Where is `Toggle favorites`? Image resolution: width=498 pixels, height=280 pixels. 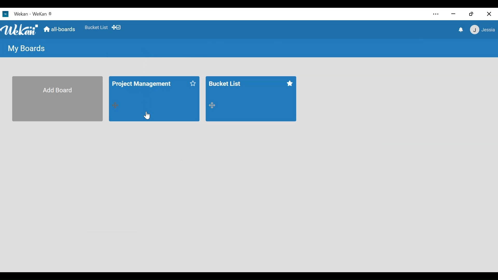
Toggle favorites is located at coordinates (96, 27).